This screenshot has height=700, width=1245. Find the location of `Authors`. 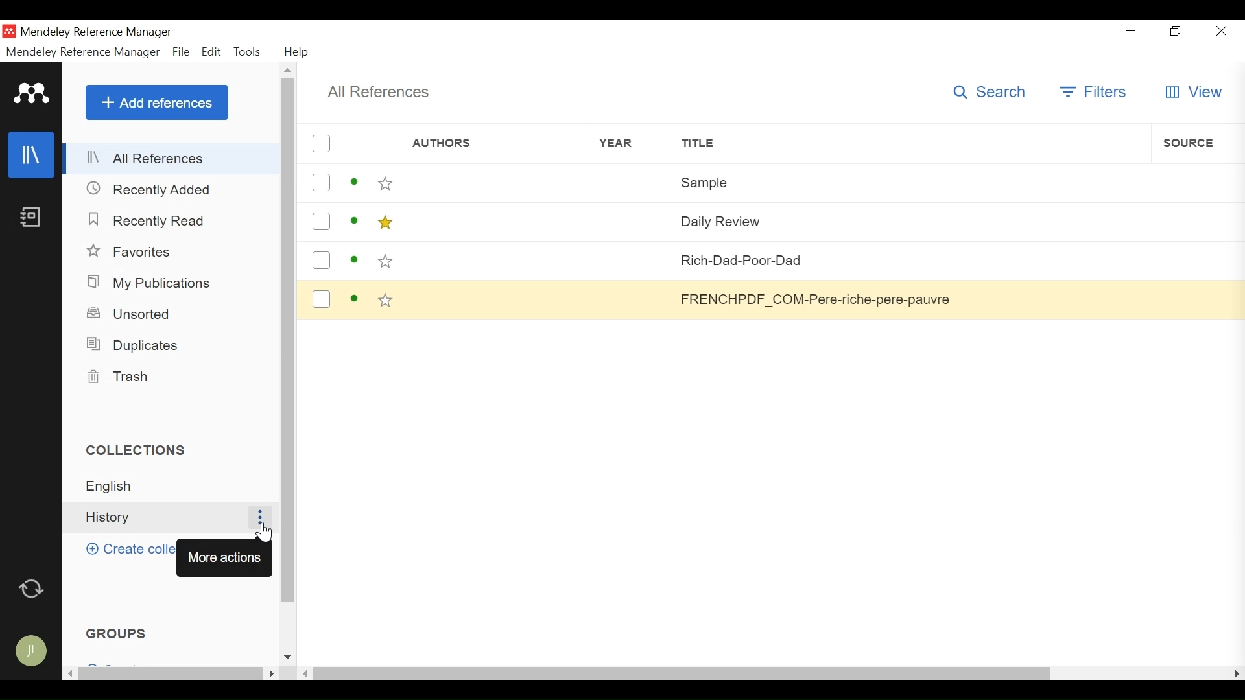

Authors is located at coordinates (493, 220).